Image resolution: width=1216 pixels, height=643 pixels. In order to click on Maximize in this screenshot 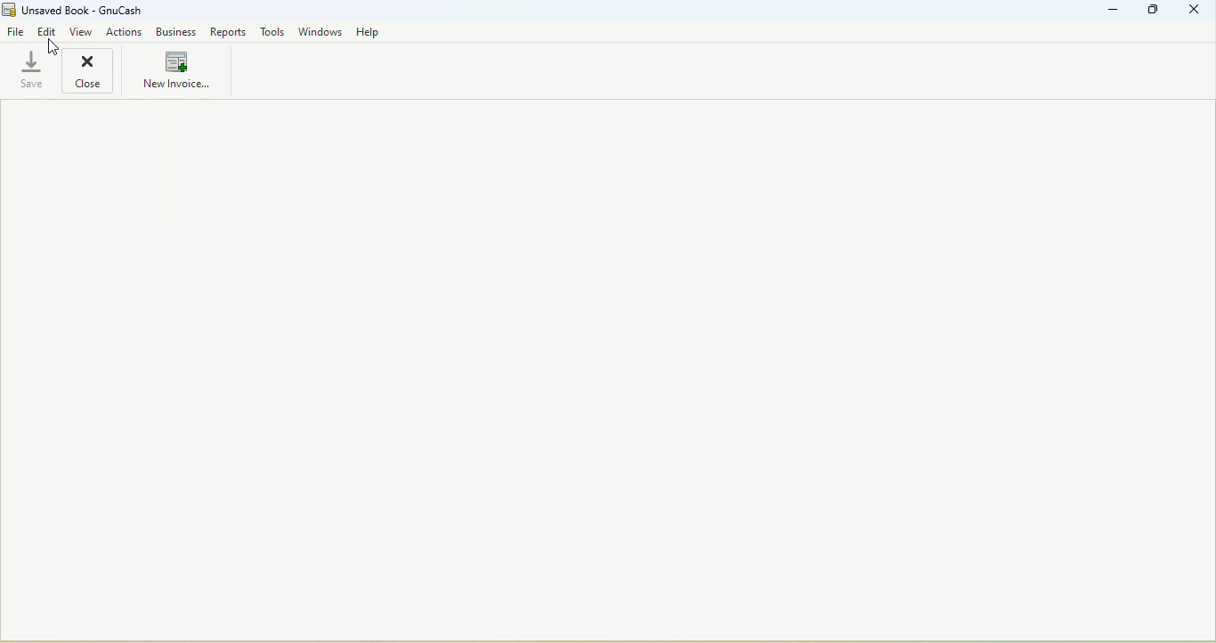, I will do `click(1153, 12)`.